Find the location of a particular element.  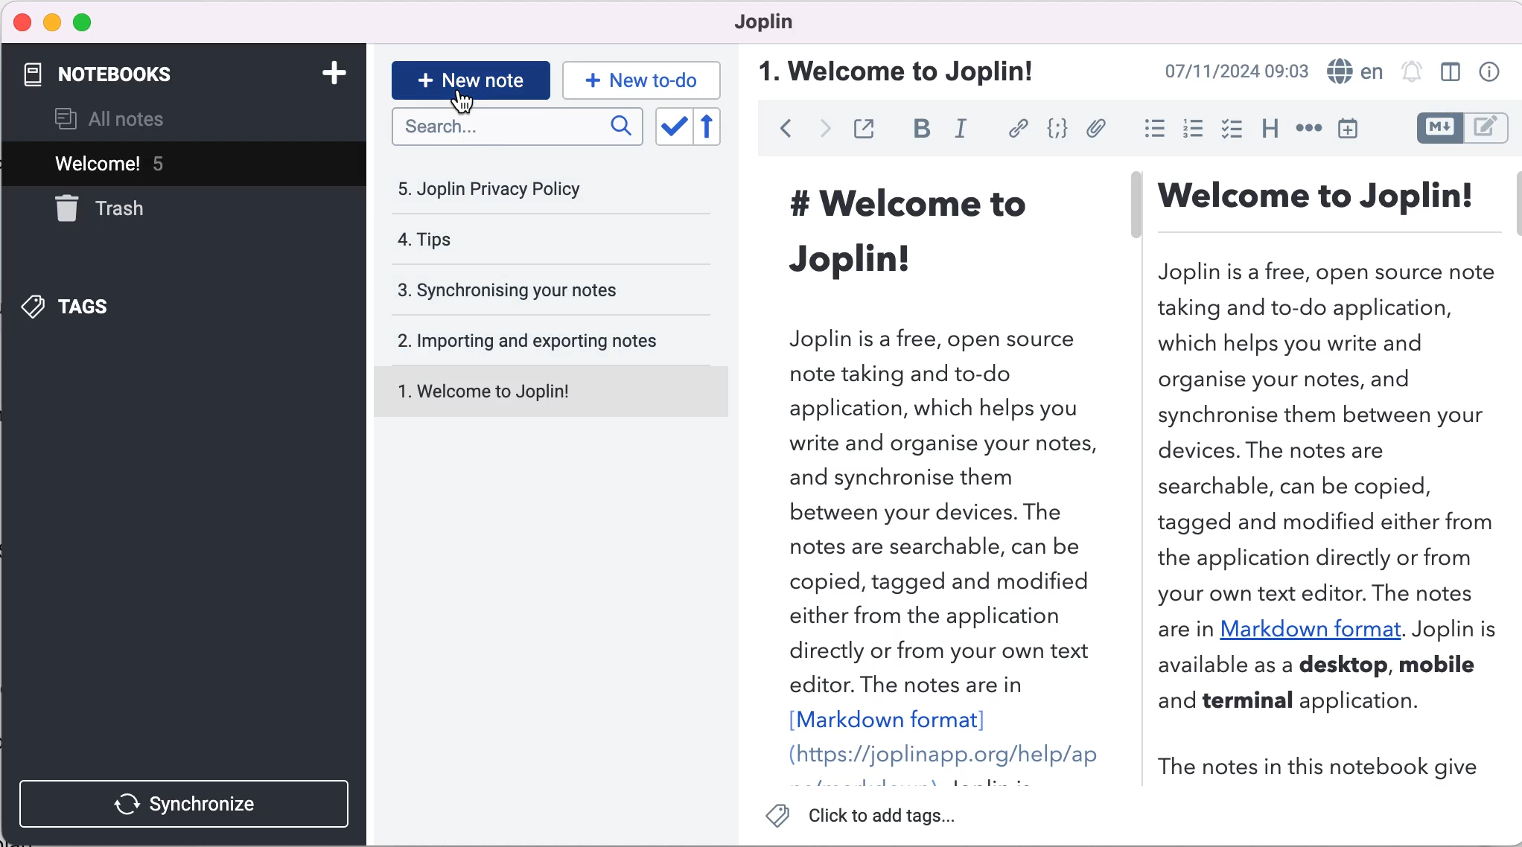

all notes is located at coordinates (123, 121).